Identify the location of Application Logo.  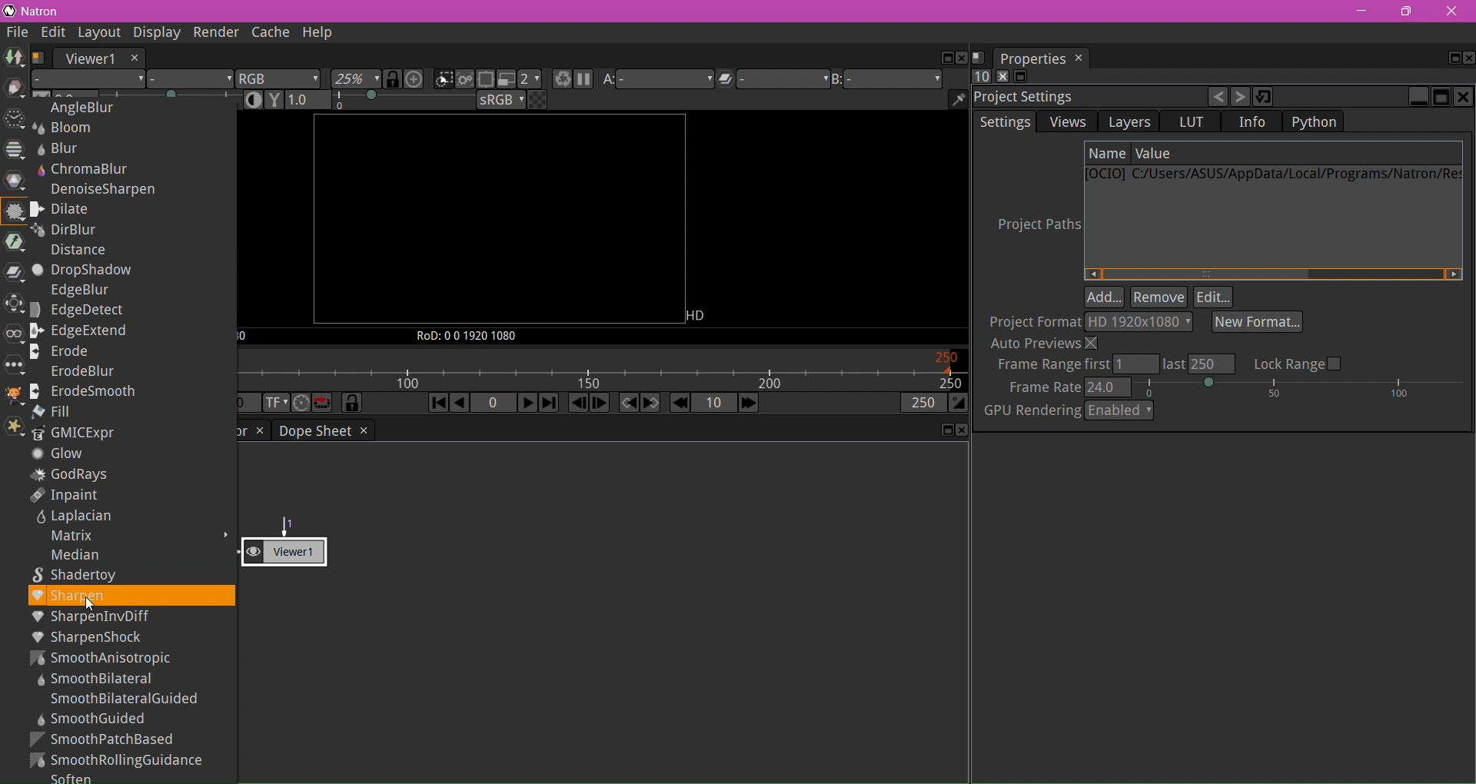
(9, 12).